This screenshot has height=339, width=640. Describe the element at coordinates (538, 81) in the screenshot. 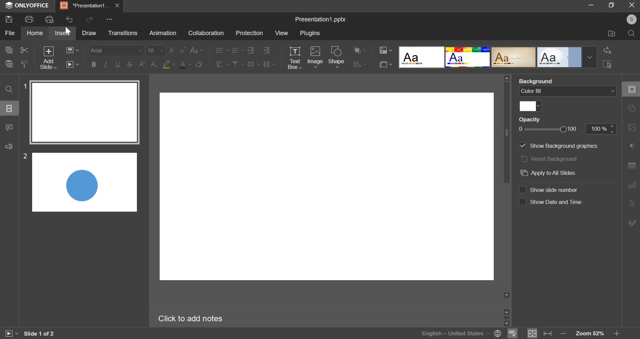

I see `background` at that location.